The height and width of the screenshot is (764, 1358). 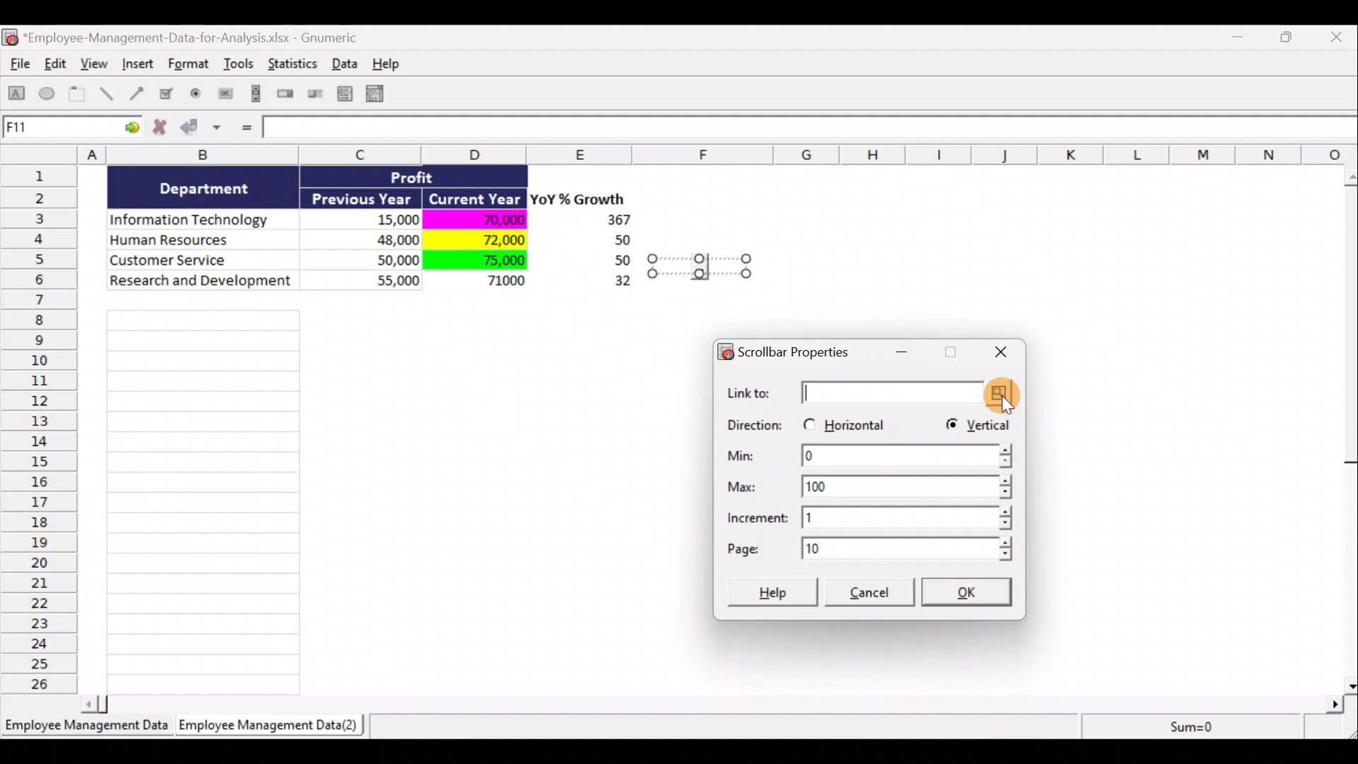 What do you see at coordinates (872, 594) in the screenshot?
I see `Cancel` at bounding box center [872, 594].